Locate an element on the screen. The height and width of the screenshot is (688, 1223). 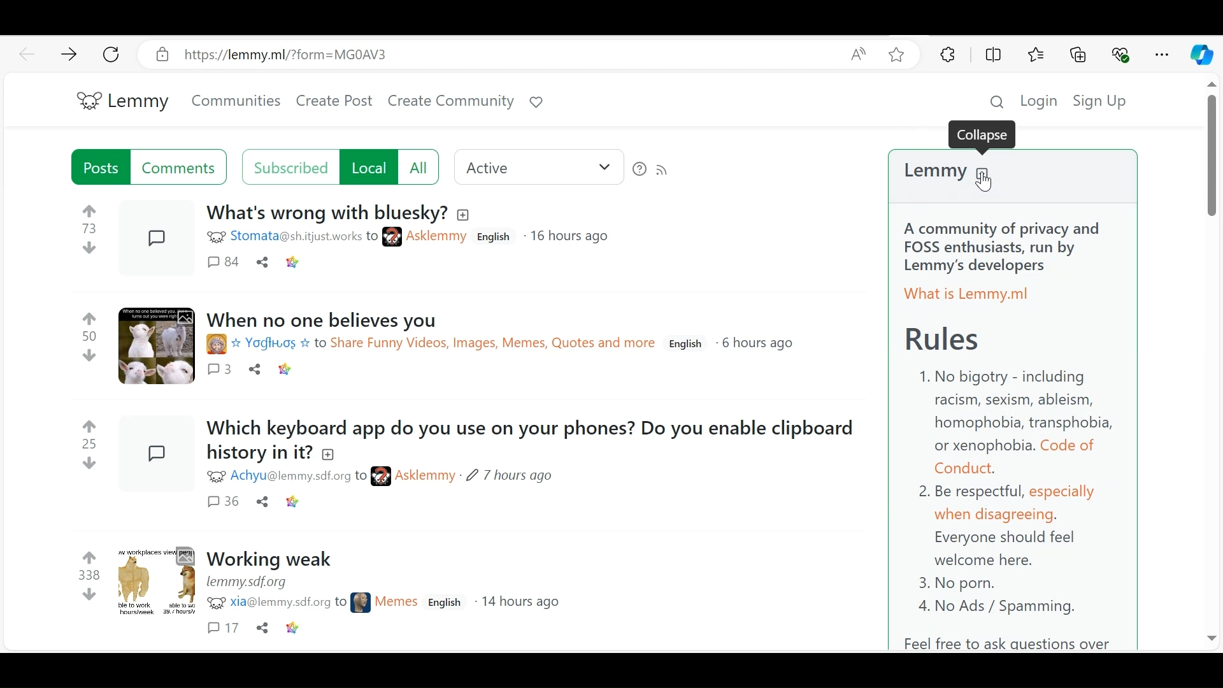
Subscribed is located at coordinates (289, 168).